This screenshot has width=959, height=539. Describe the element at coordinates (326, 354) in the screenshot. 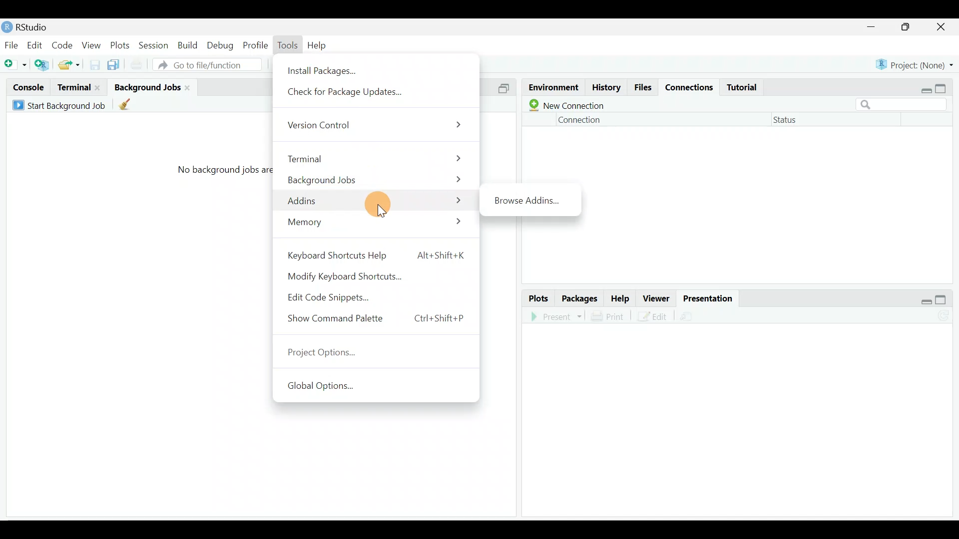

I see `Project Options...` at that location.